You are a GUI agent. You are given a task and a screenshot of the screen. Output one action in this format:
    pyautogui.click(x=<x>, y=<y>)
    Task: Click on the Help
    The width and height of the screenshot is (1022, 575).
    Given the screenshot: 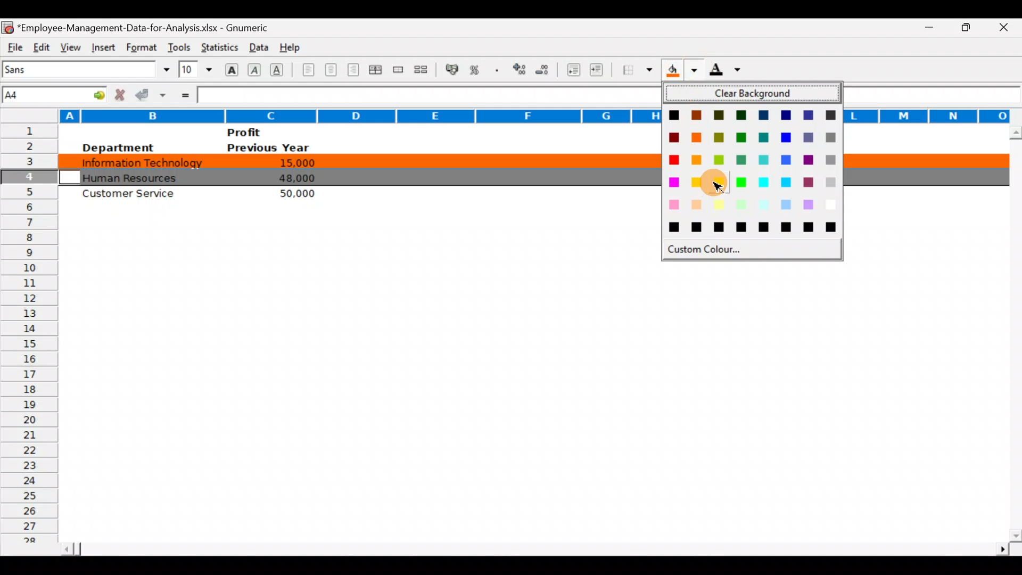 What is the action you would take?
    pyautogui.click(x=291, y=45)
    